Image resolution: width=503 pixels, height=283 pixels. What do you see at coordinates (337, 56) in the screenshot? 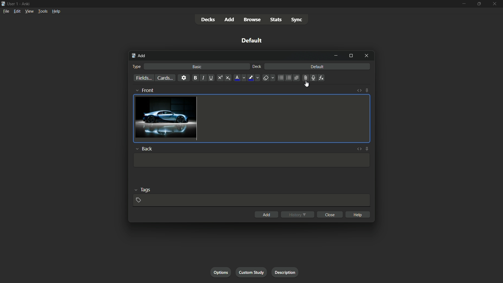
I see `minimize` at bounding box center [337, 56].